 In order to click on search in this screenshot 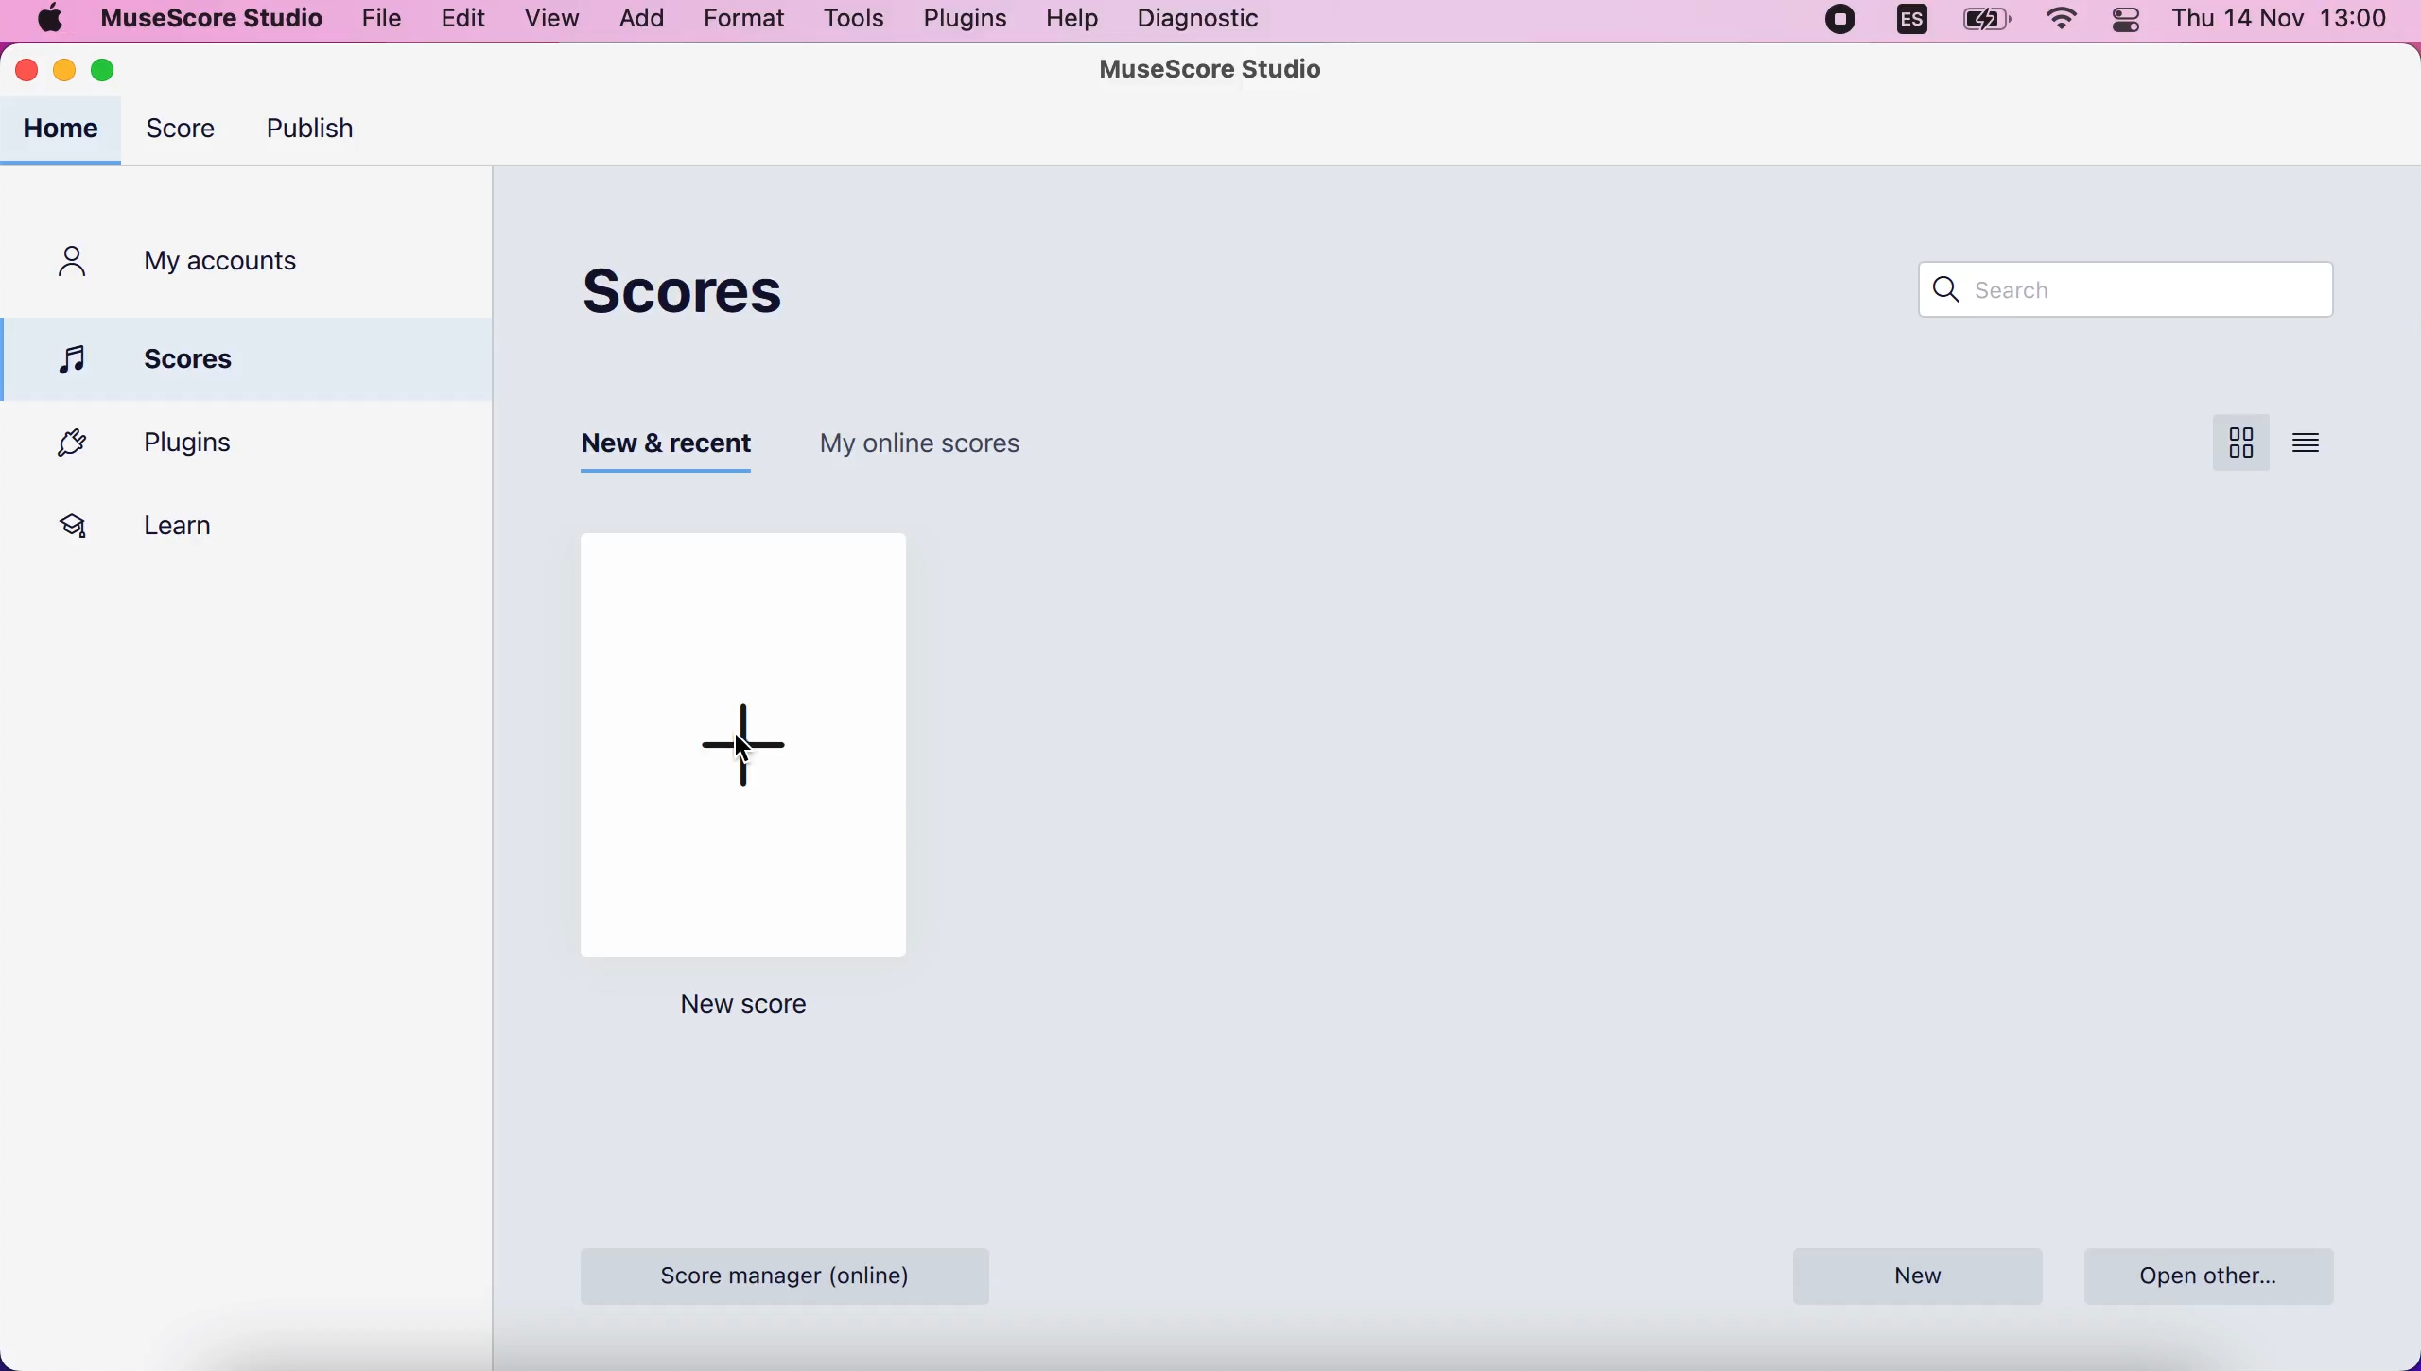, I will do `click(2109, 294)`.